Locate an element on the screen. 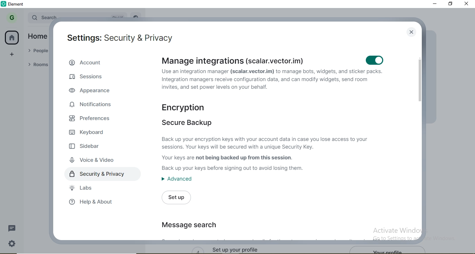  Account is located at coordinates (104, 63).